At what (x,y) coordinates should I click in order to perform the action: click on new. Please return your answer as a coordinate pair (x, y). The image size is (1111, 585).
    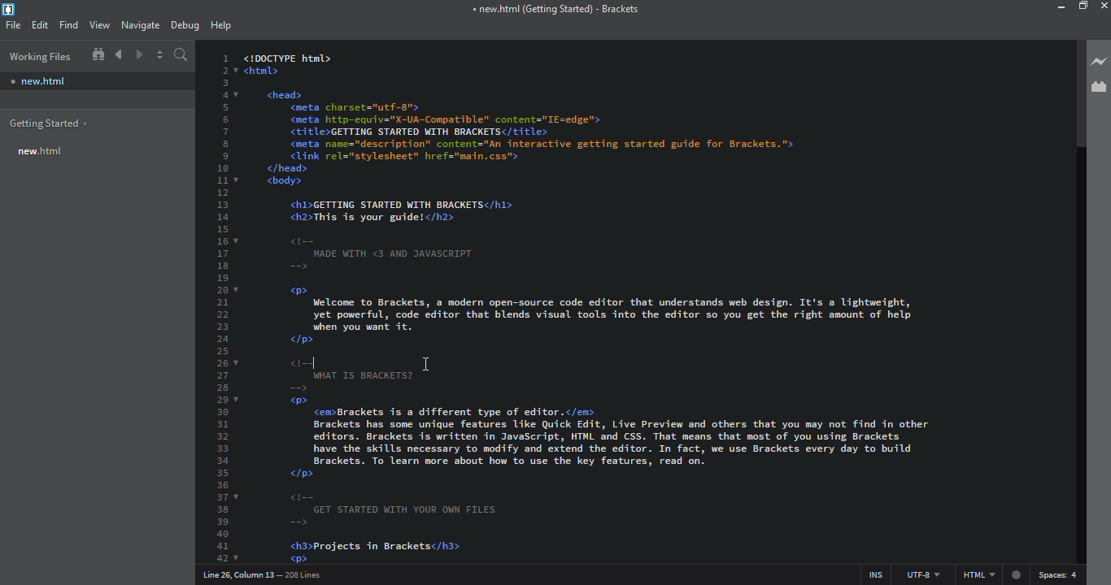
    Looking at the image, I should click on (39, 79).